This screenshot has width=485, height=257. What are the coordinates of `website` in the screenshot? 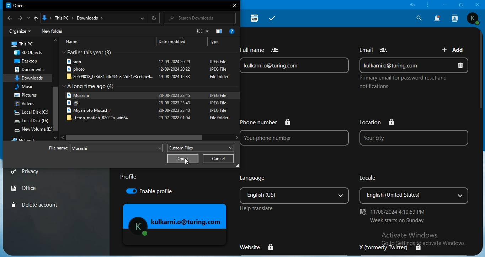 It's located at (260, 247).